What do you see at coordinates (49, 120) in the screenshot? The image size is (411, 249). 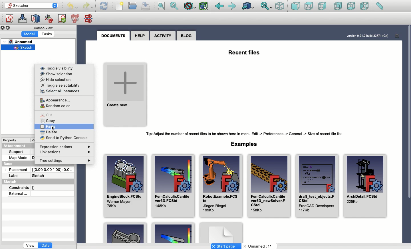 I see `Copy` at bounding box center [49, 120].